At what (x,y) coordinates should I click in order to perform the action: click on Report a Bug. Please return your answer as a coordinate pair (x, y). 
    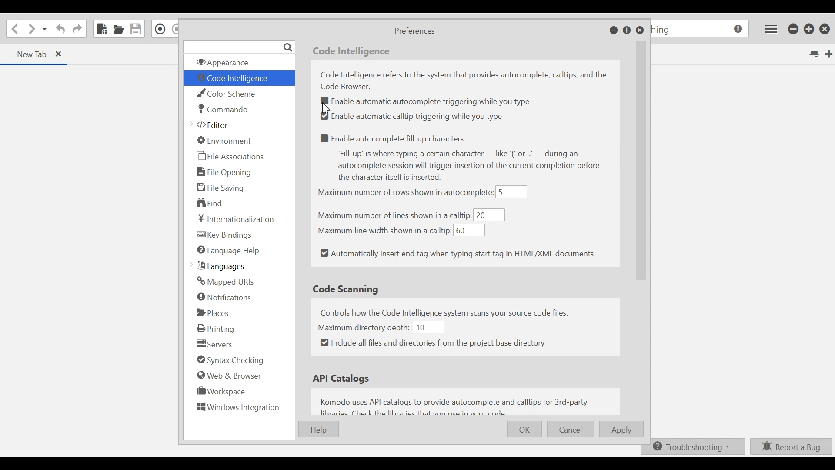
    Looking at the image, I should click on (792, 446).